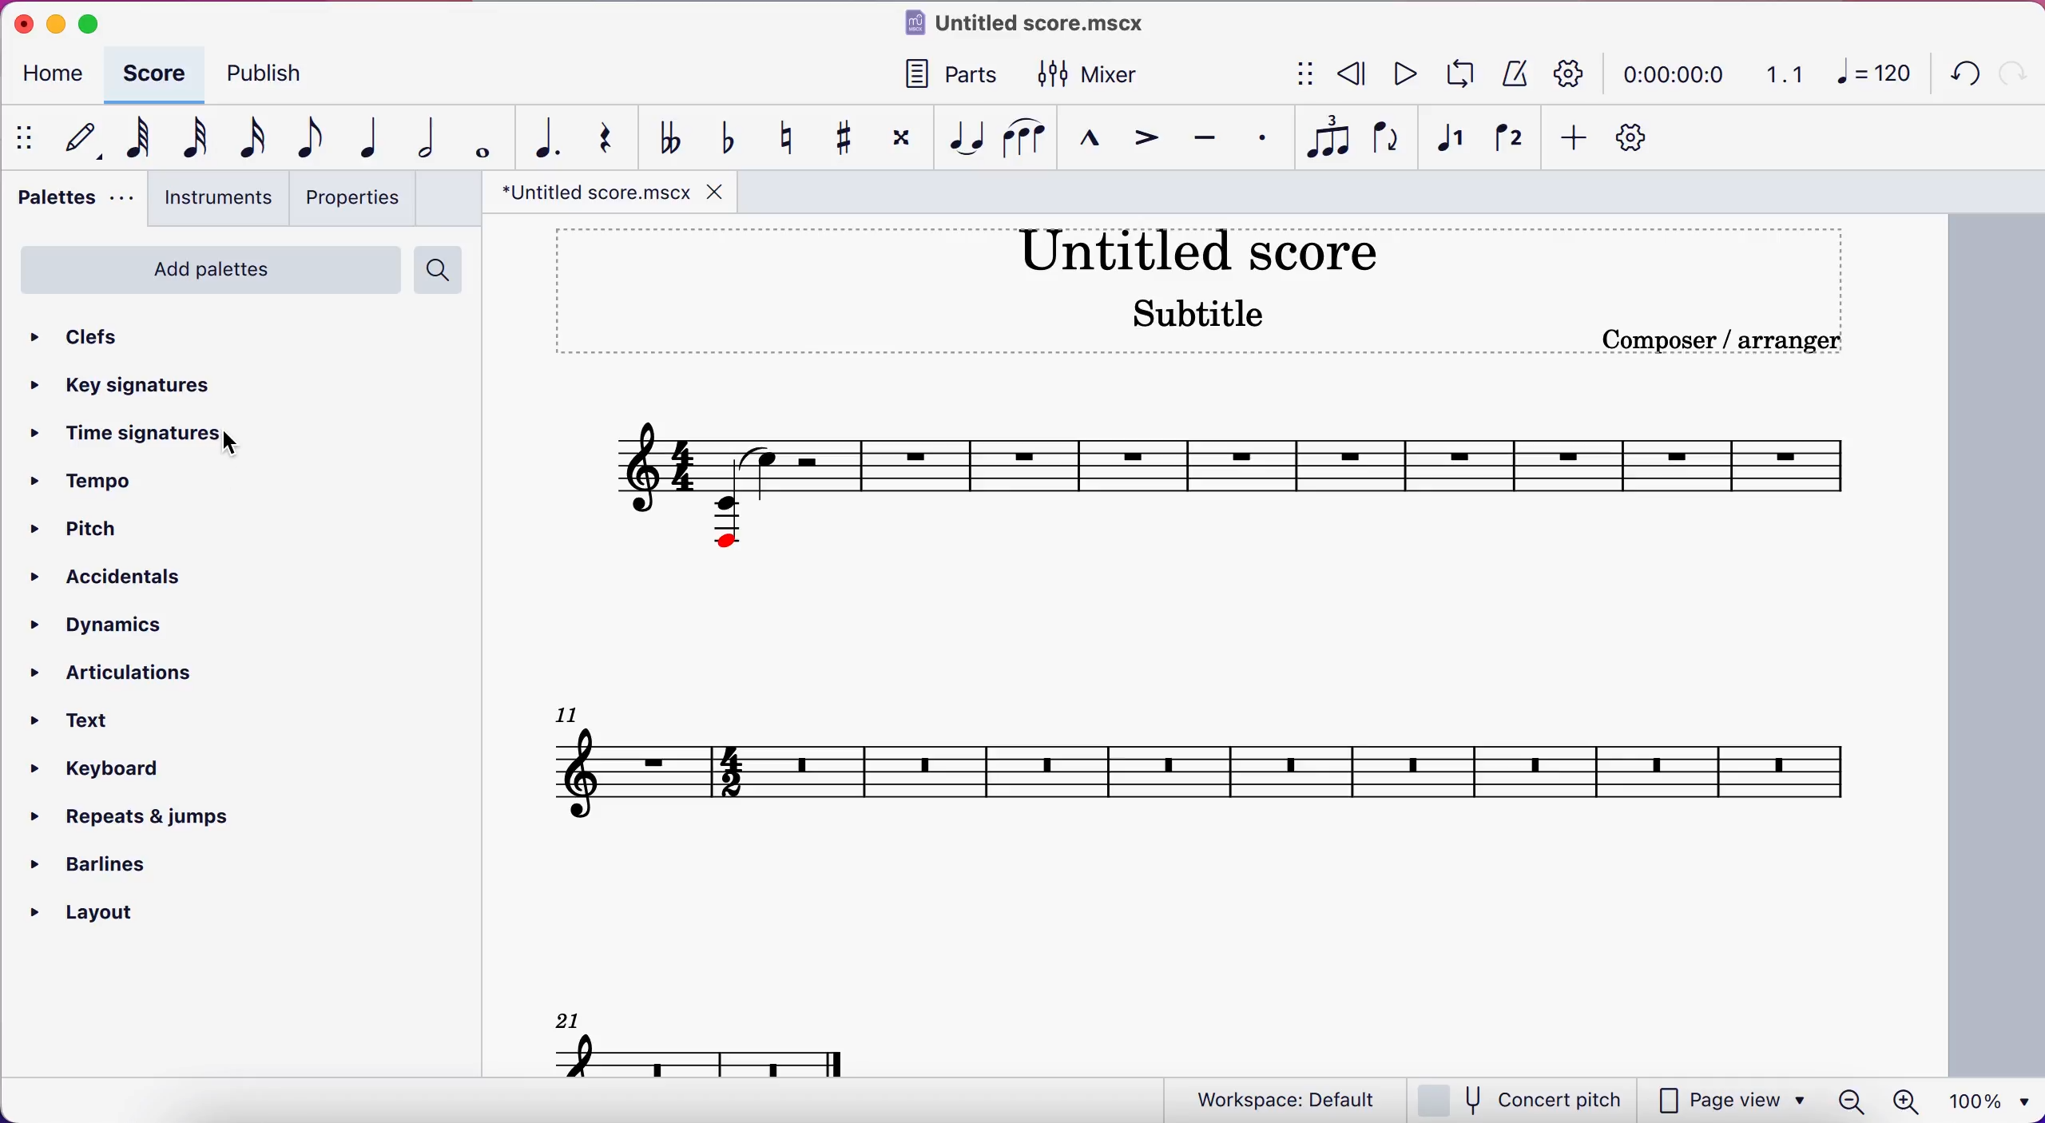 Image resolution: width=2045 pixels, height=1123 pixels. Describe the element at coordinates (237, 446) in the screenshot. I see `cursor` at that location.